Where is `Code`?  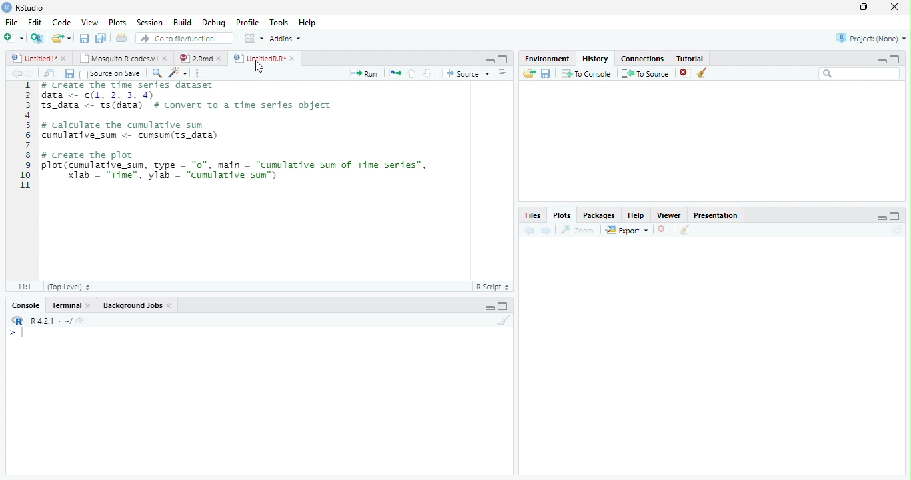 Code is located at coordinates (63, 23).